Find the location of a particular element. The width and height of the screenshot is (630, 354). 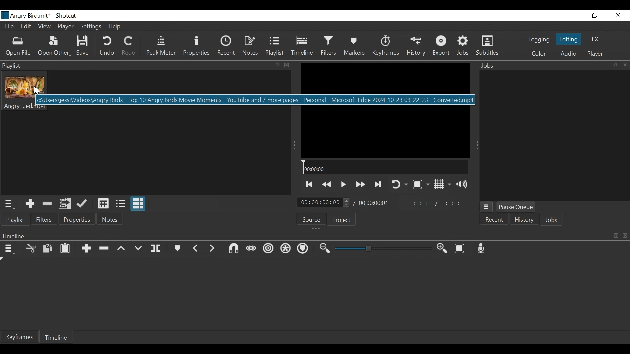

Ripple is located at coordinates (268, 248).